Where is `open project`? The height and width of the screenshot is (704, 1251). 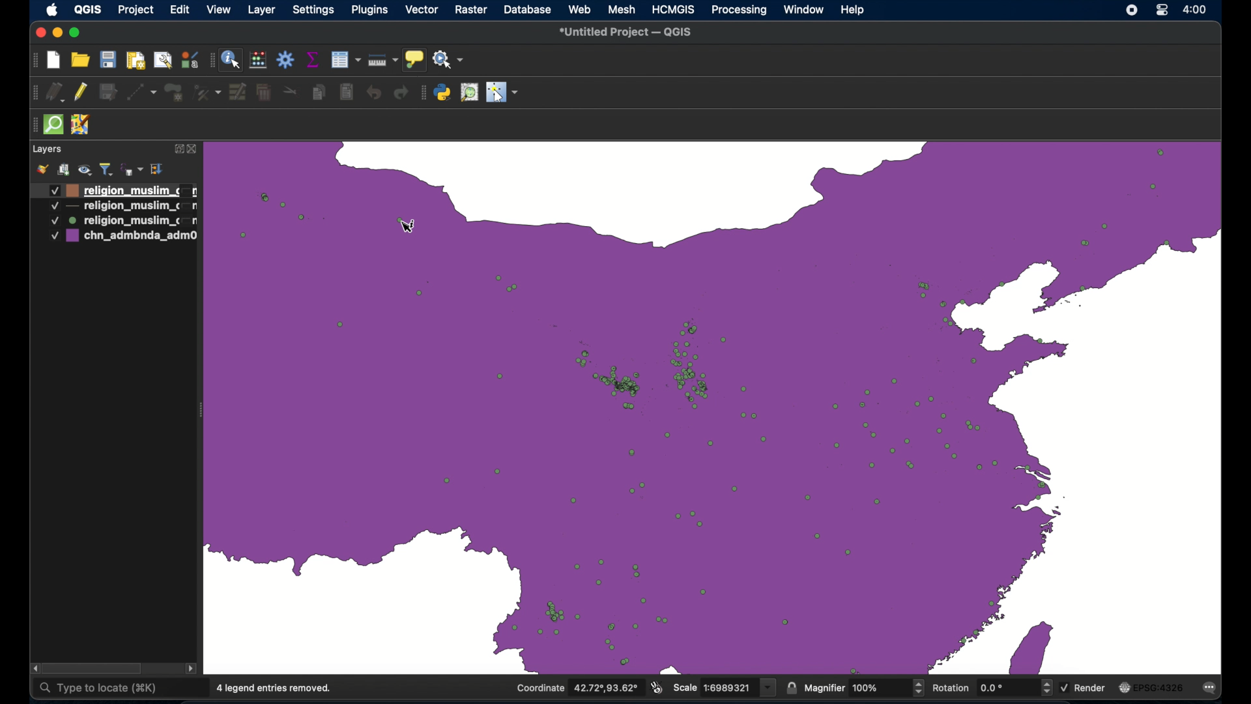
open project is located at coordinates (80, 59).